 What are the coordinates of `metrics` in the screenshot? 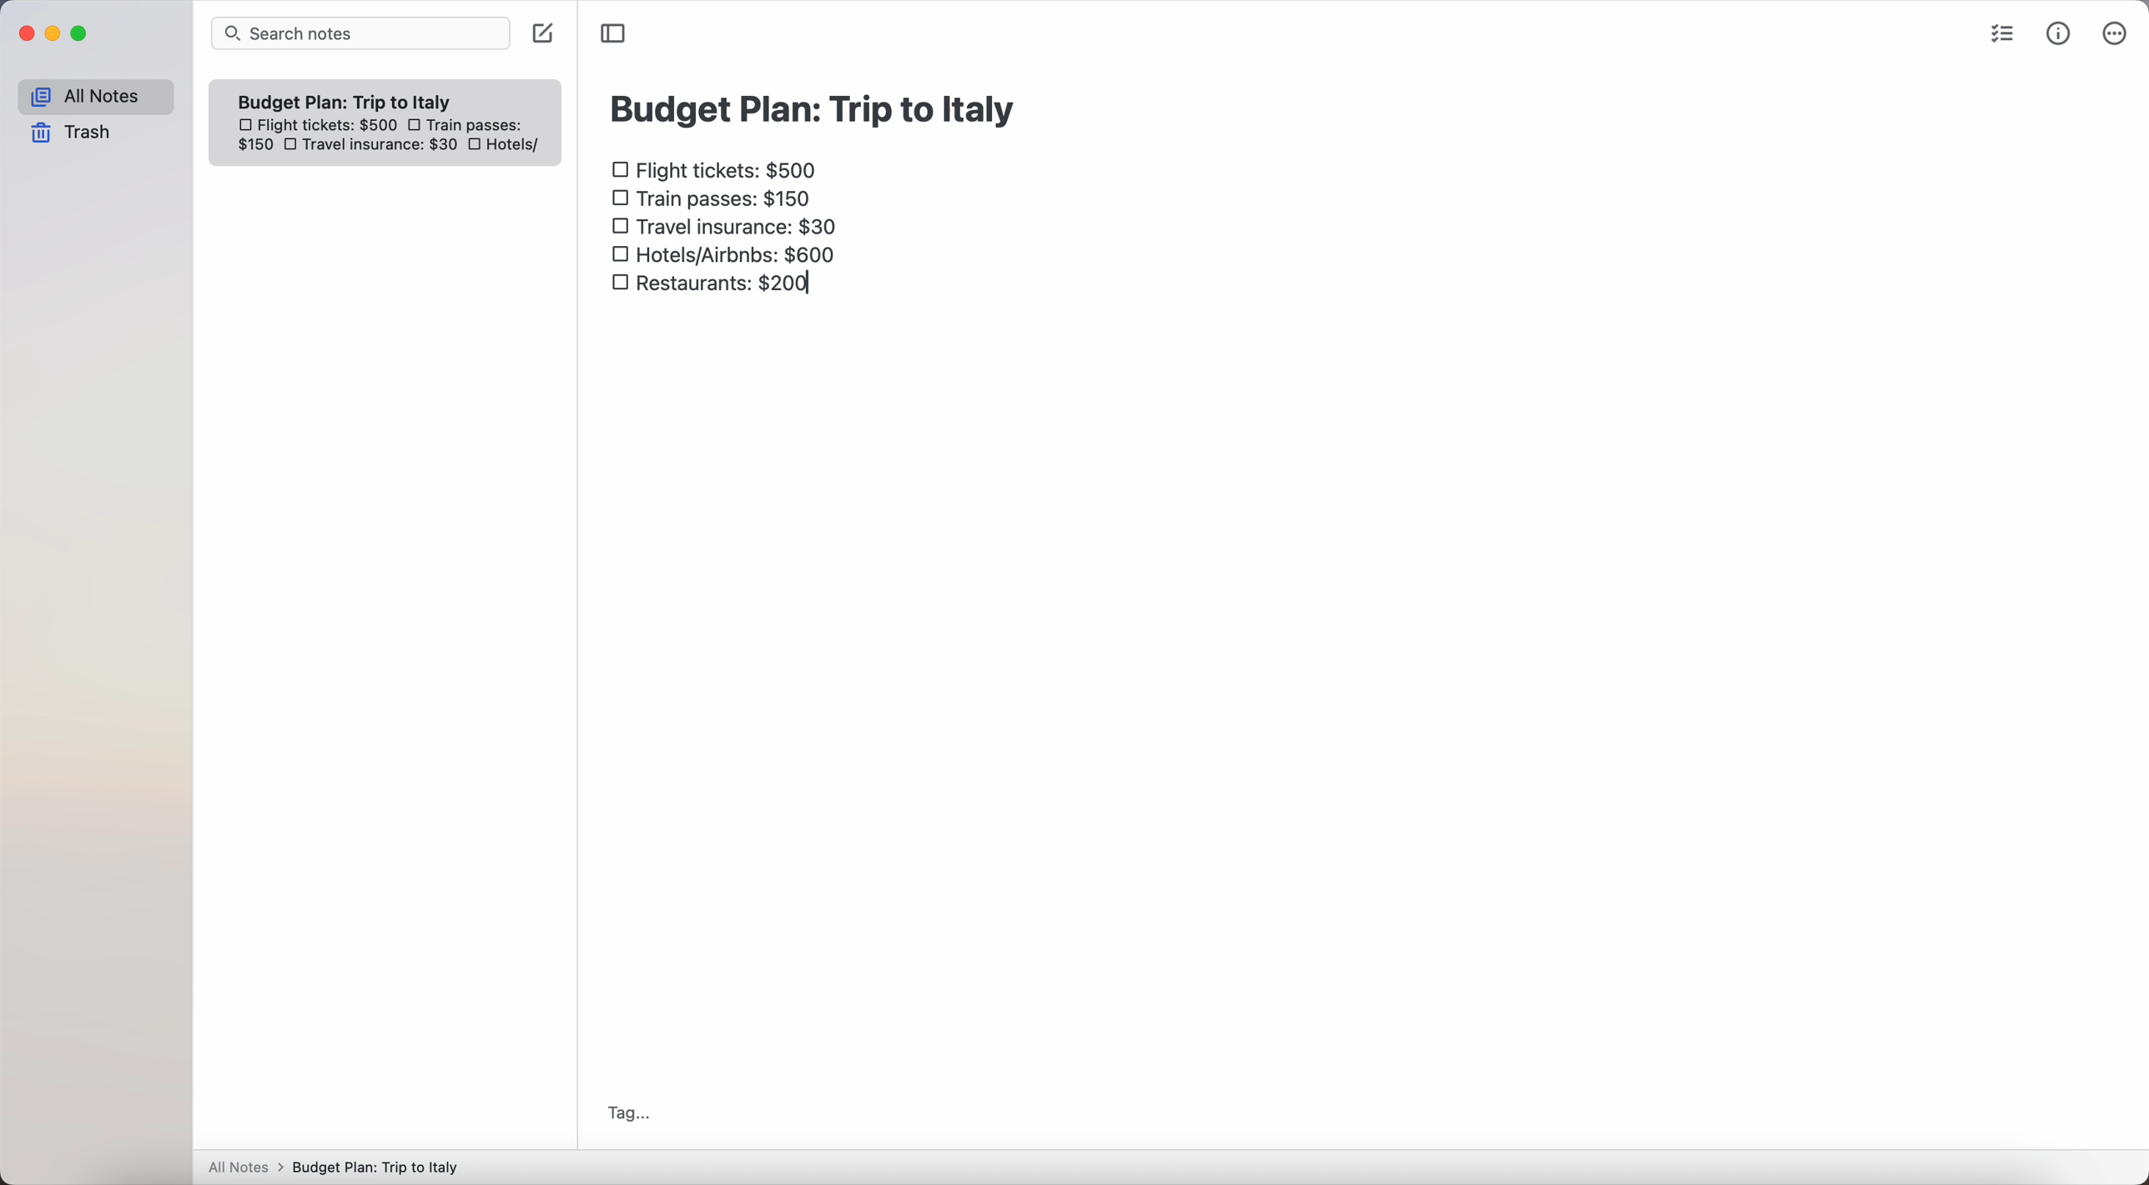 It's located at (2059, 36).